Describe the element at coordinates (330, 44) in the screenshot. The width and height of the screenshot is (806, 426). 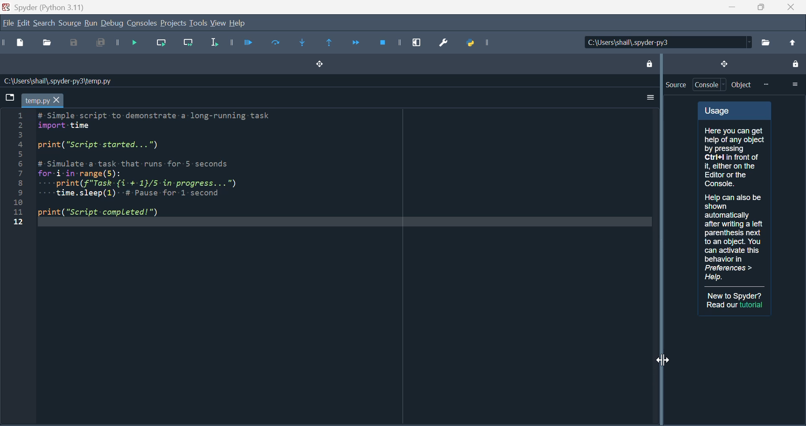
I see `Execute until same function returns` at that location.